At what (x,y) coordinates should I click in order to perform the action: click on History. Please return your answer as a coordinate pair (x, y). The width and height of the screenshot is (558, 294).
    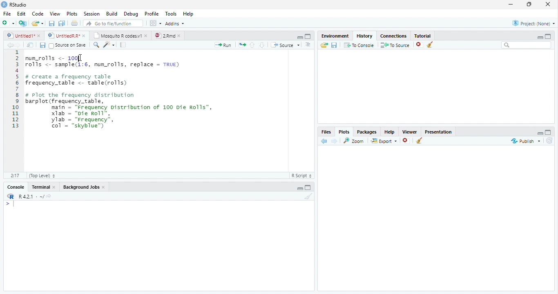
    Looking at the image, I should click on (365, 35).